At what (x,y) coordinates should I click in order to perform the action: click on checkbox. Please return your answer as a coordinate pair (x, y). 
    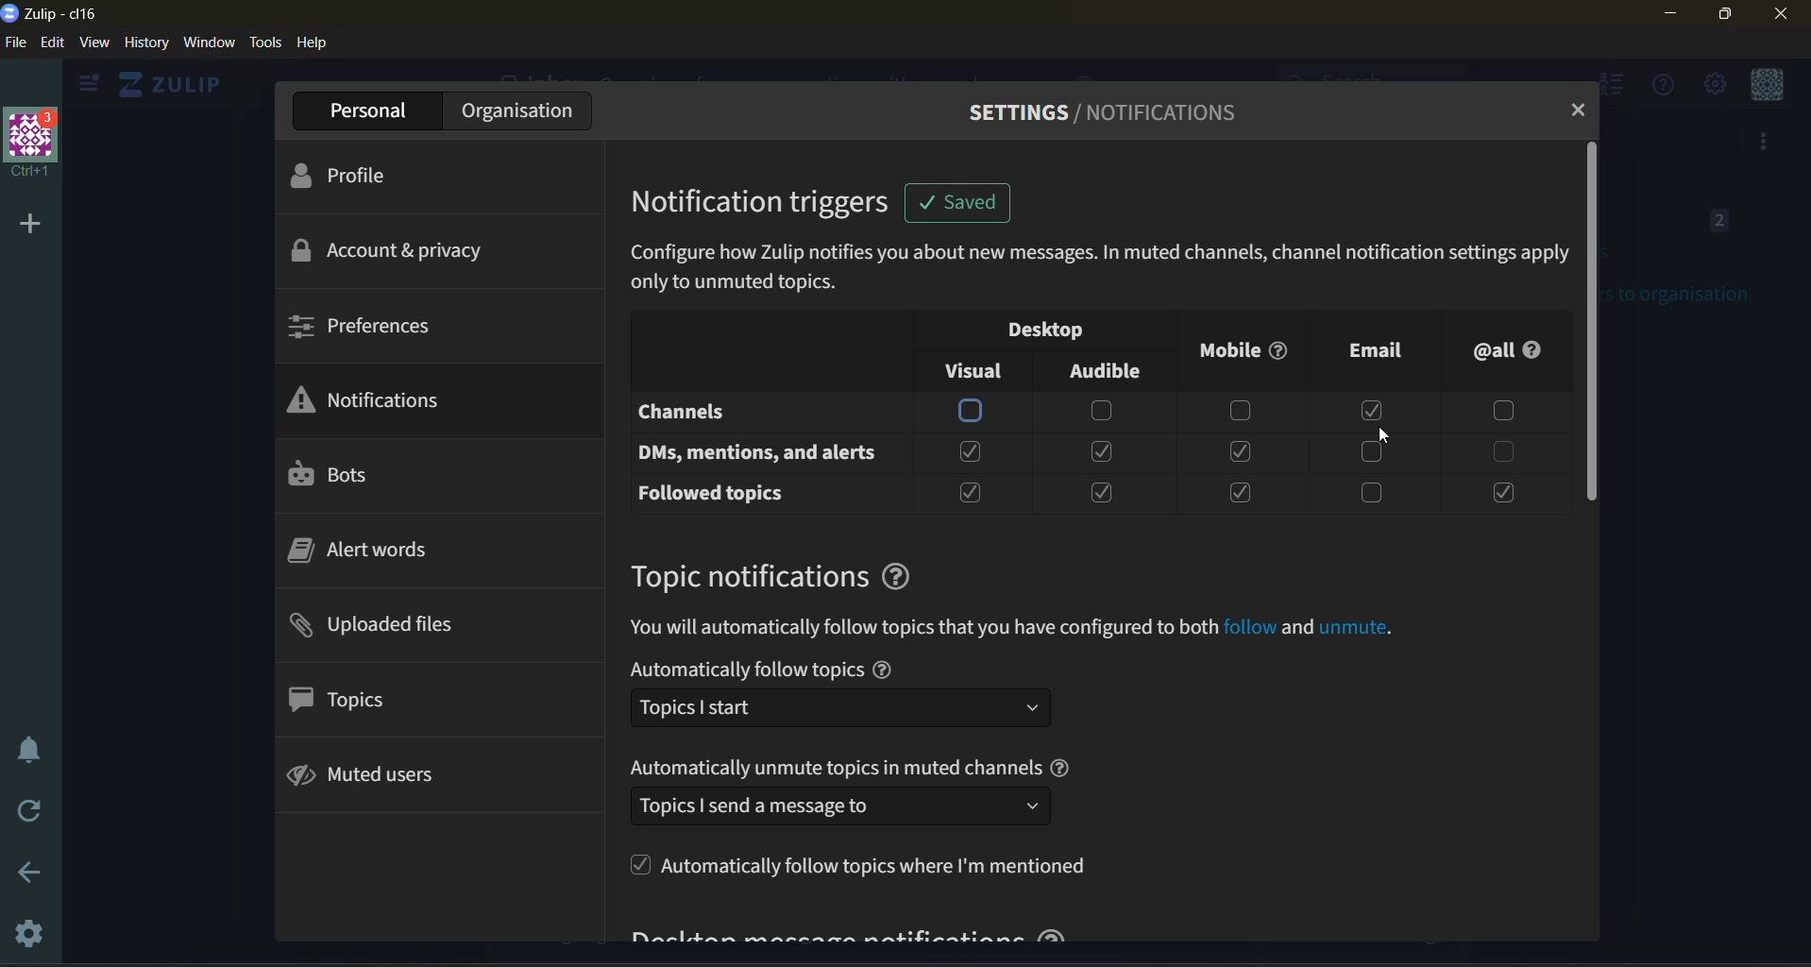
    Looking at the image, I should click on (1102, 413).